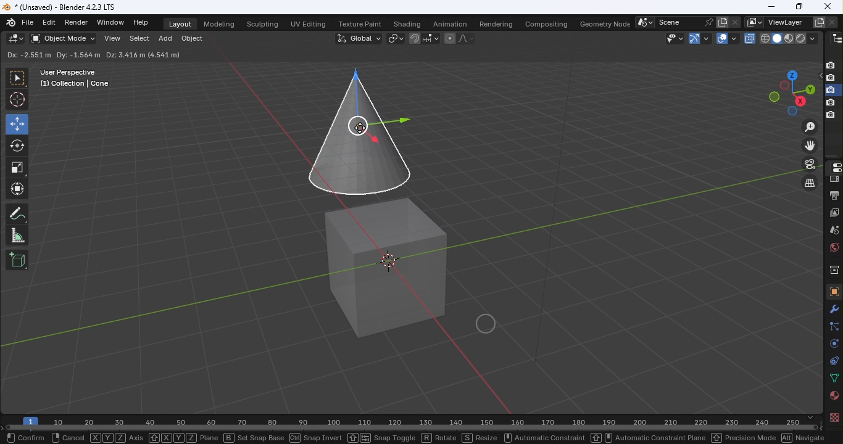 This screenshot has height=444, width=843. I want to click on New scene, so click(721, 22).